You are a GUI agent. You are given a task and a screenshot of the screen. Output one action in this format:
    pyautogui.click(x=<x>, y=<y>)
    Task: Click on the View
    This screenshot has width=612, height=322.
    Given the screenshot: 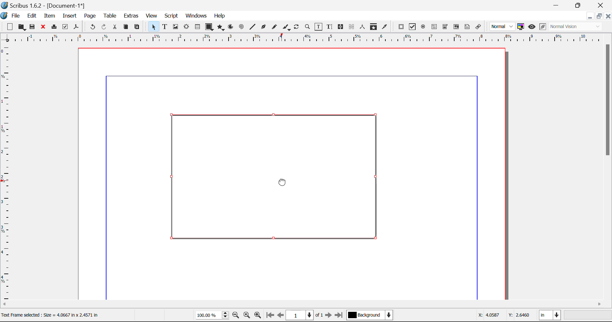 What is the action you would take?
    pyautogui.click(x=152, y=16)
    